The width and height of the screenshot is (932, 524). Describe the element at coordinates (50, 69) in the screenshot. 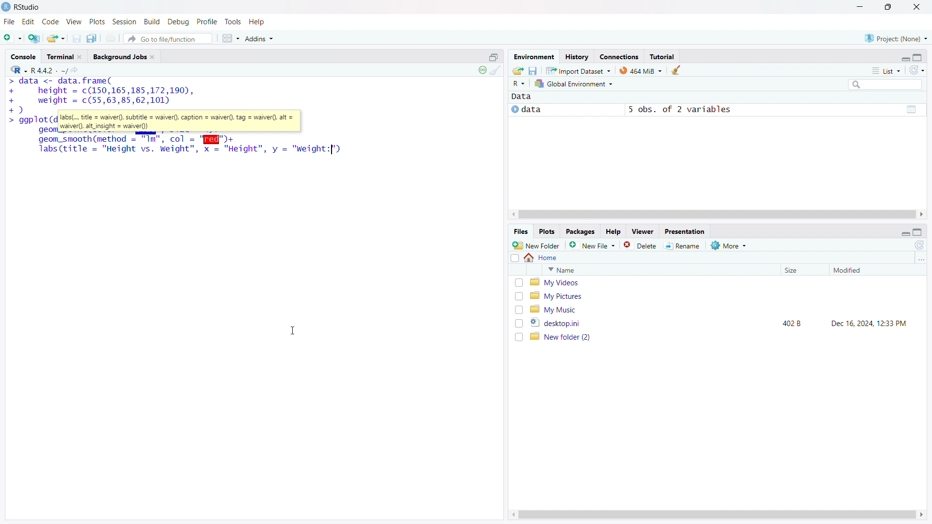

I see `R 4.4.2 . ~/` at that location.